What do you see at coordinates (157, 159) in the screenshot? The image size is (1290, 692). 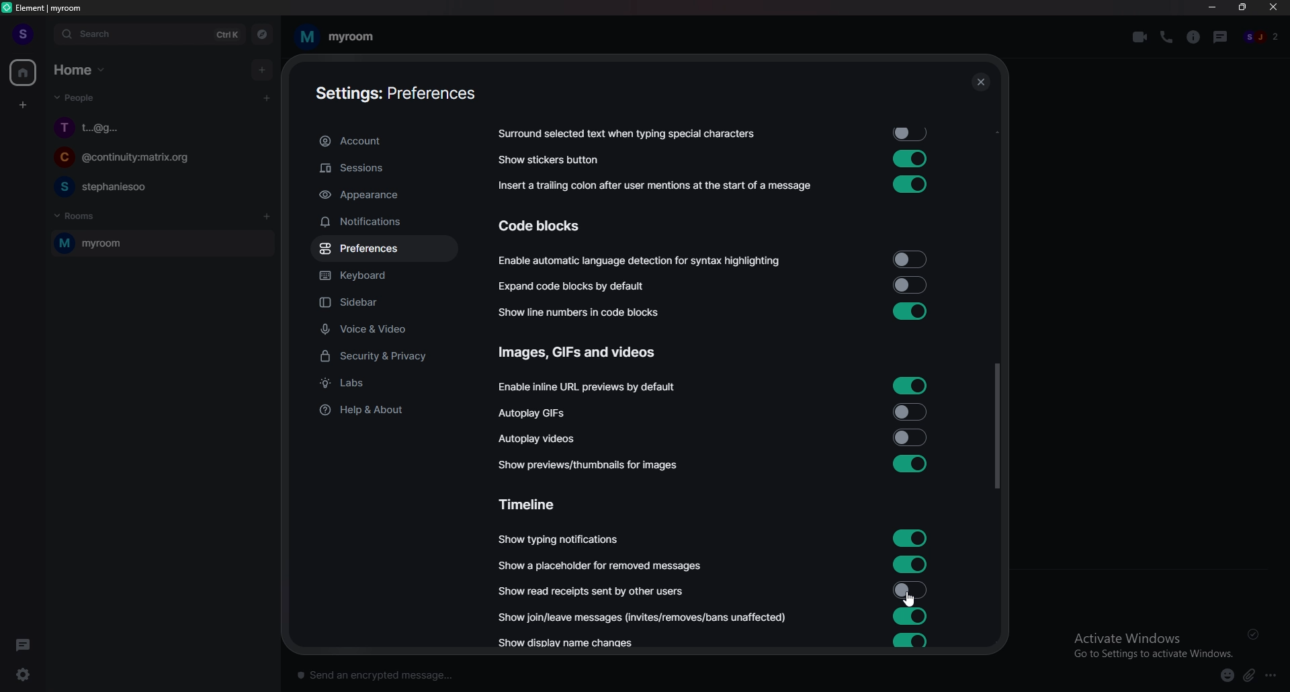 I see `chat` at bounding box center [157, 159].